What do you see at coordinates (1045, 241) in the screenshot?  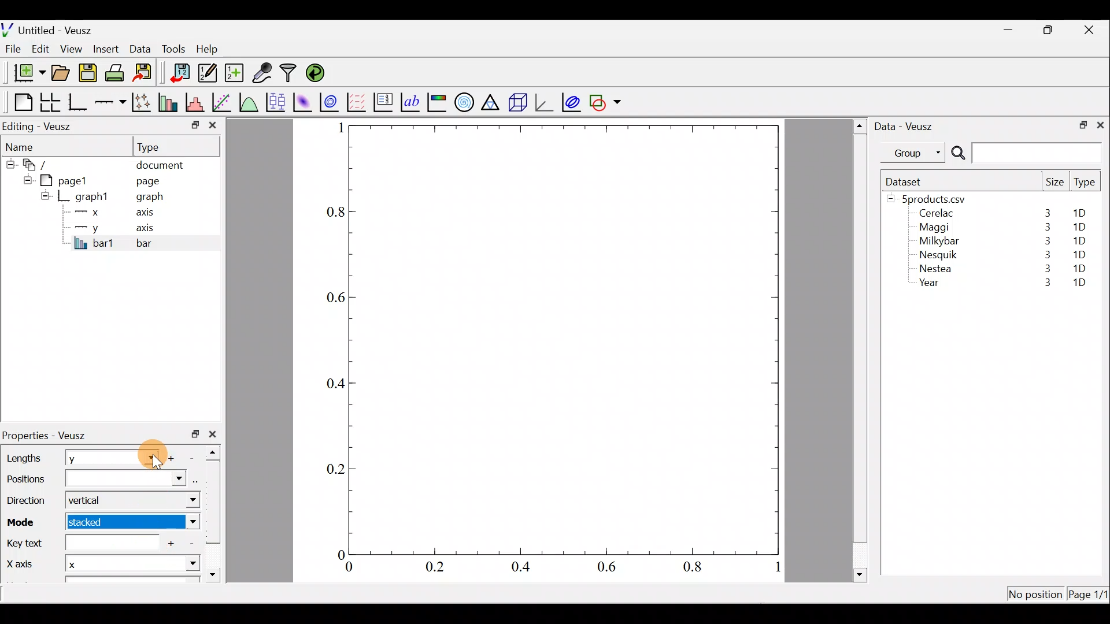 I see `3` at bounding box center [1045, 241].